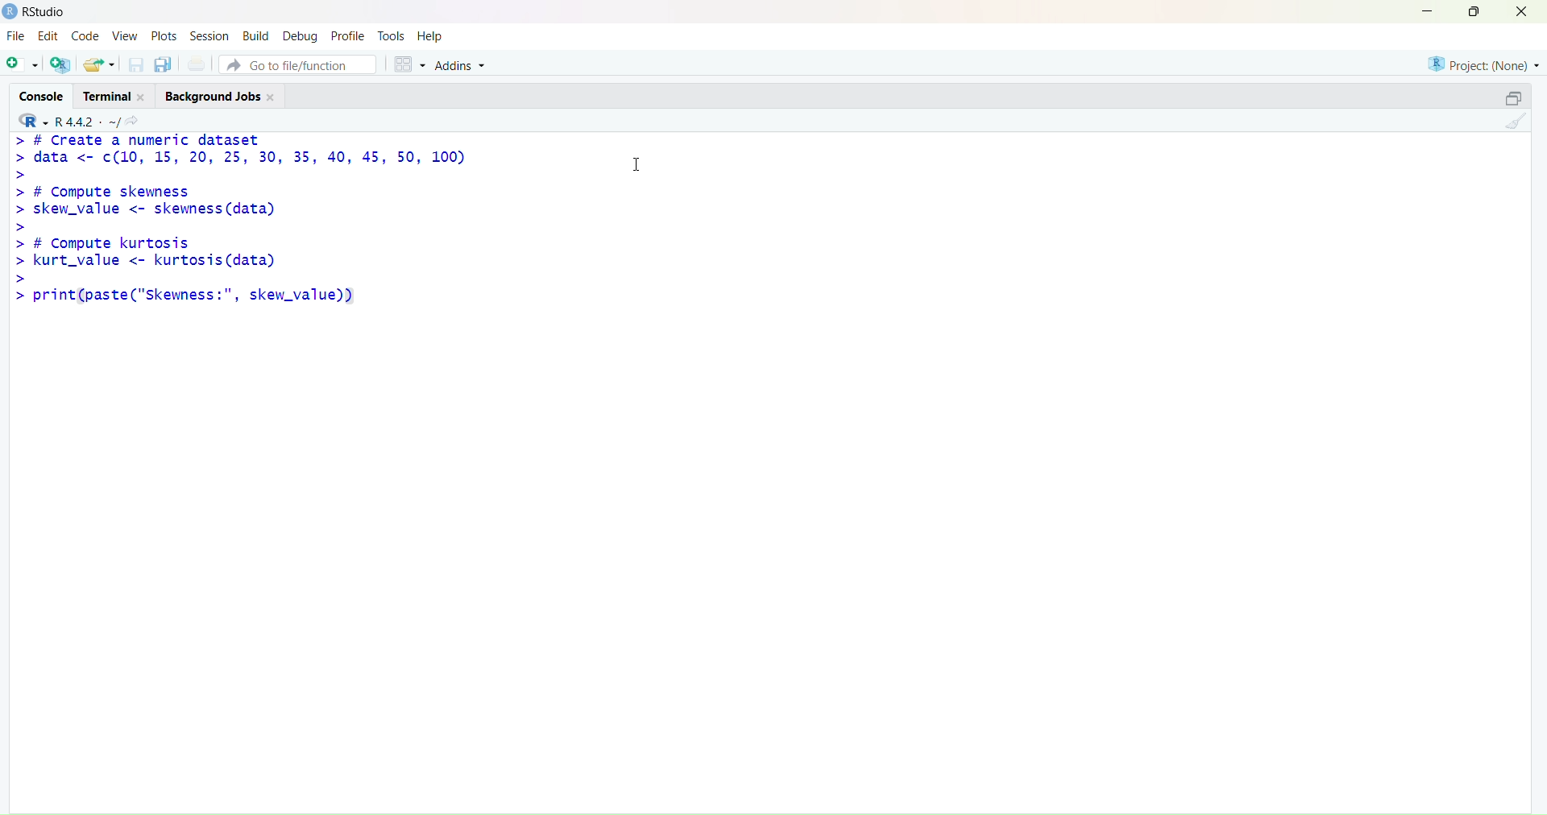  Describe the element at coordinates (164, 65) in the screenshot. I see `Save all open documents (Ctrl + Alt + S)` at that location.